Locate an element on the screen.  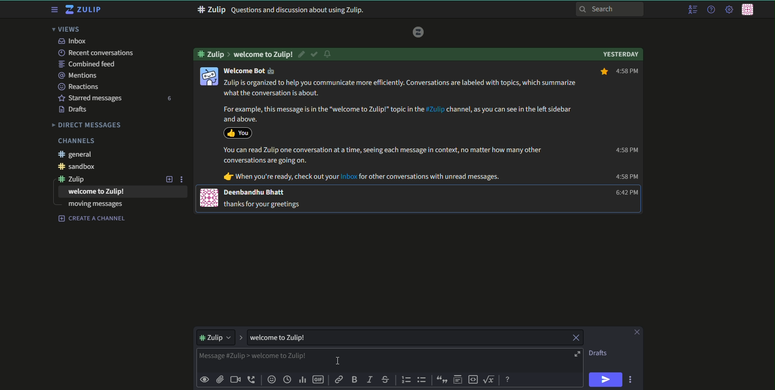
#zulip is located at coordinates (213, 53).